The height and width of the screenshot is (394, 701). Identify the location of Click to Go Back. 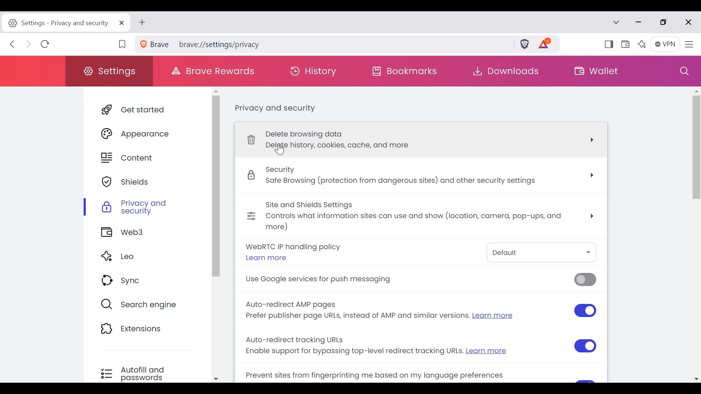
(14, 46).